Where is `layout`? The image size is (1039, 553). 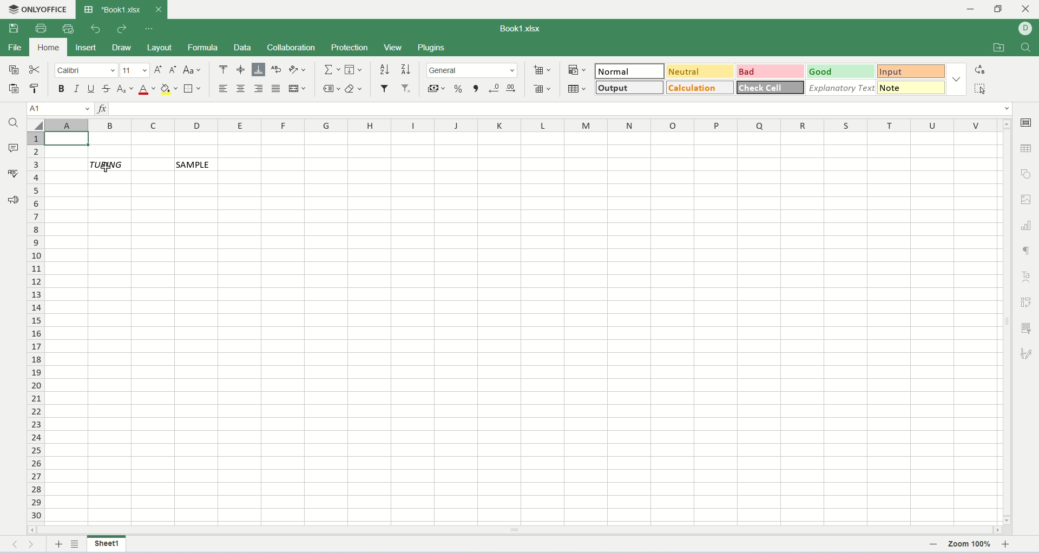
layout is located at coordinates (162, 49).